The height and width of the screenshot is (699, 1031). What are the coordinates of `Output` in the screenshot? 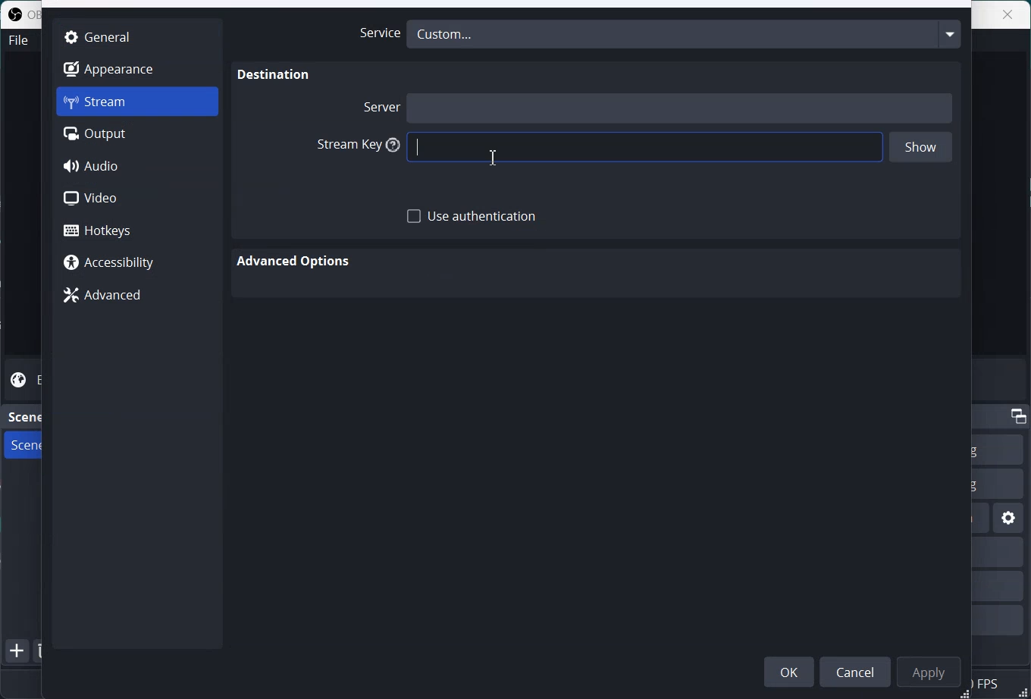 It's located at (137, 134).